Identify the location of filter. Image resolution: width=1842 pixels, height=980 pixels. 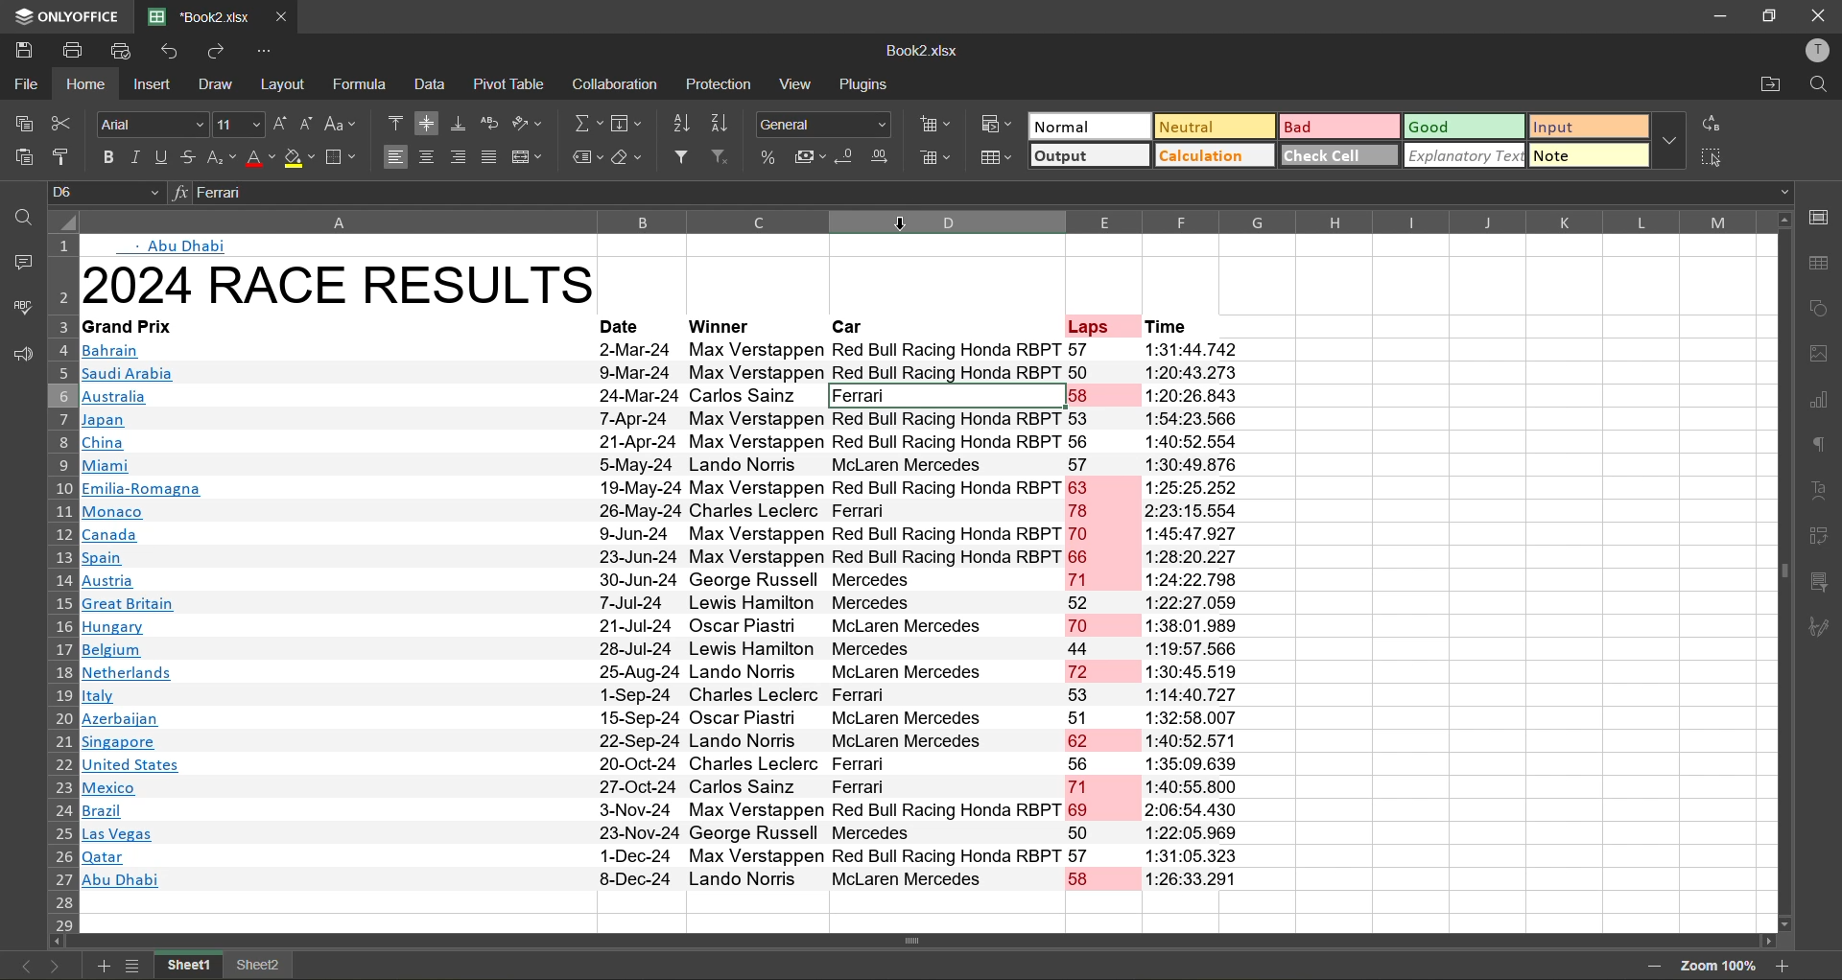
(680, 157).